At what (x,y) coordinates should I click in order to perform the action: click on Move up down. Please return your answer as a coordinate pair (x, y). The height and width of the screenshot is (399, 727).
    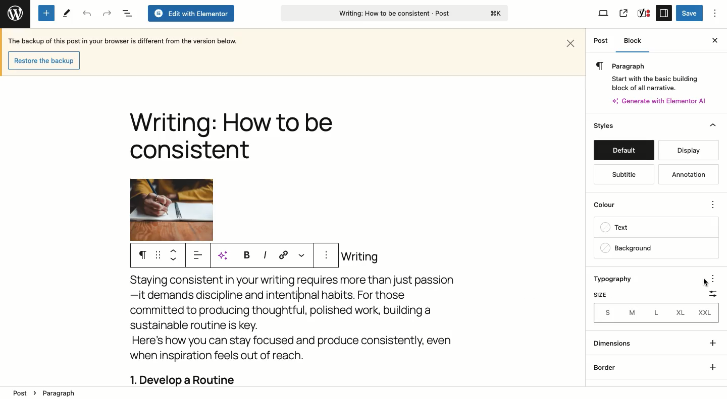
    Looking at the image, I should click on (176, 255).